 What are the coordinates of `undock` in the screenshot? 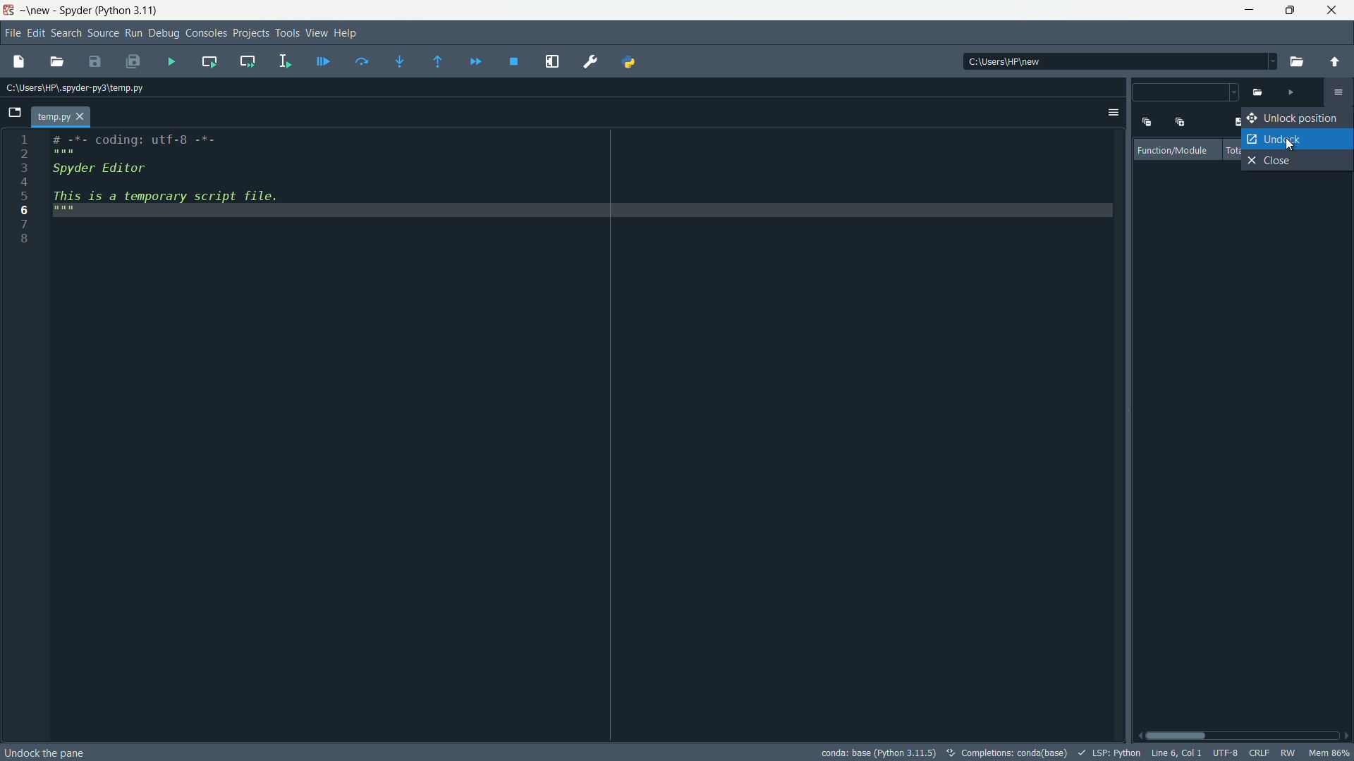 It's located at (1272, 138).